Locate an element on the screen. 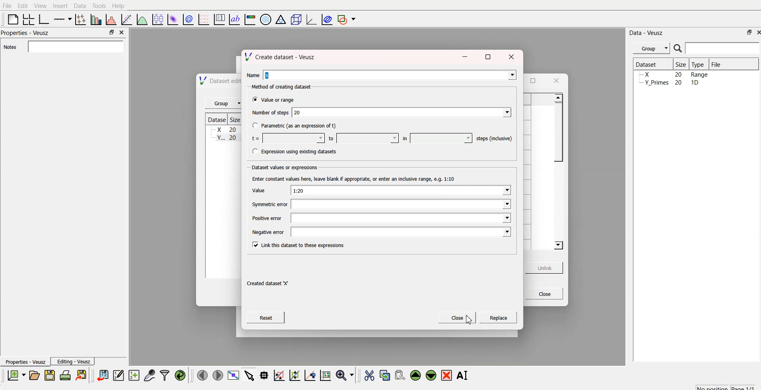  no position page 1/1 is located at coordinates (722, 386).